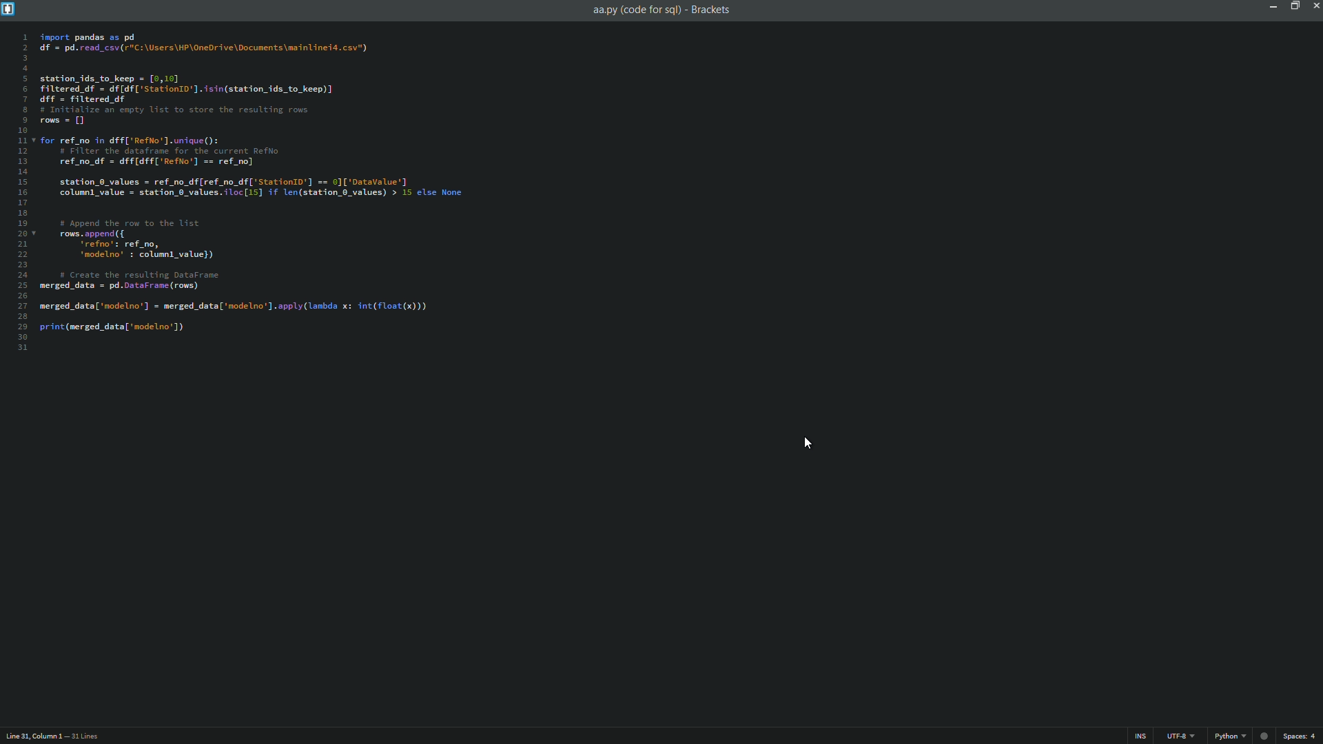 This screenshot has height=744, width=1323. I want to click on app name, so click(710, 9).